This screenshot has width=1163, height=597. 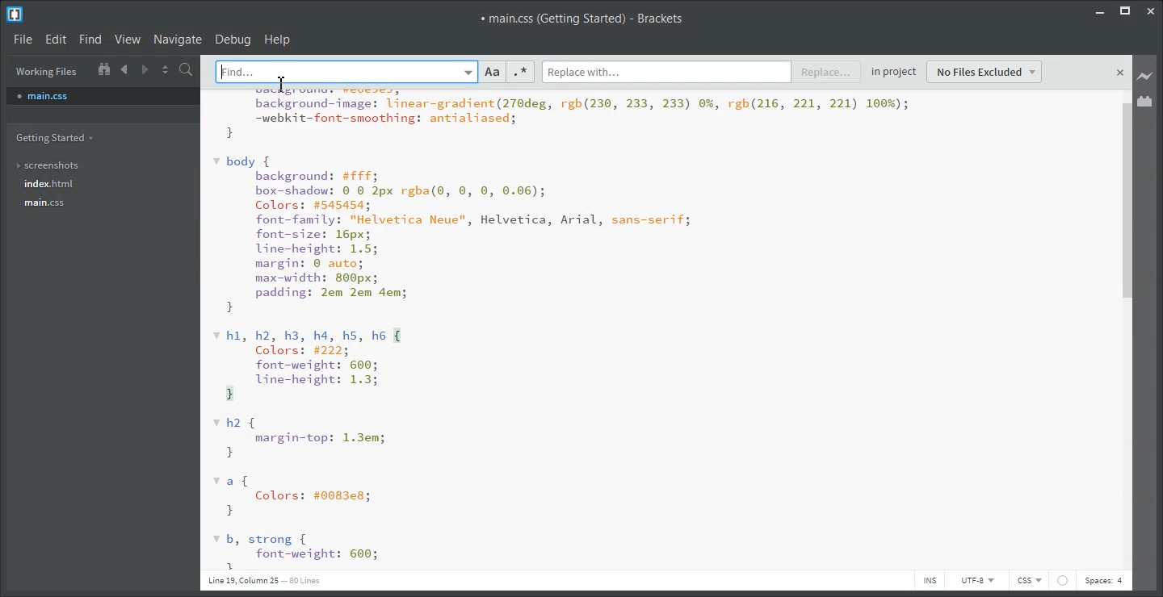 What do you see at coordinates (453, 235) in the screenshot?
I see `body {
background: #fff;
box-shadow: © 8 2px rgba(®, 0, ©, 0.06);
Colors: #545454;
font-family: "Helvetica Neue", Helvetica, Arial, sans-serif;
font-size: 16px;
line-height: 1.5;
margin: © auto;
max-width: 800px;
padding: 2em 2em dem;
}` at bounding box center [453, 235].